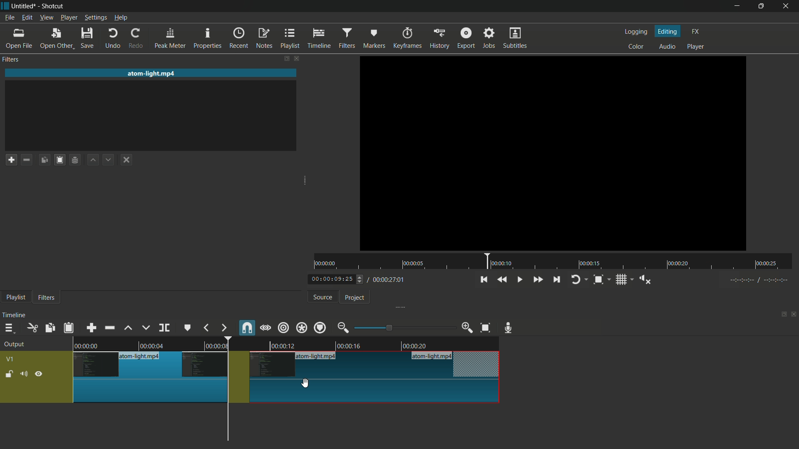  What do you see at coordinates (5, 6) in the screenshot?
I see `app icon` at bounding box center [5, 6].